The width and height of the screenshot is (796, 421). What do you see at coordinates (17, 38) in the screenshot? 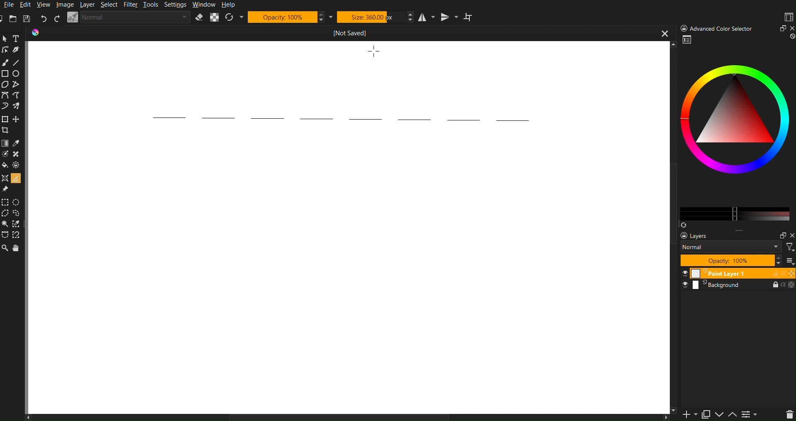
I see `Text` at bounding box center [17, 38].